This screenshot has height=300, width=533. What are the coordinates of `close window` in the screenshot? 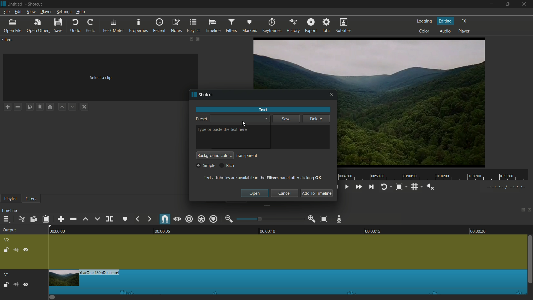 It's located at (331, 95).